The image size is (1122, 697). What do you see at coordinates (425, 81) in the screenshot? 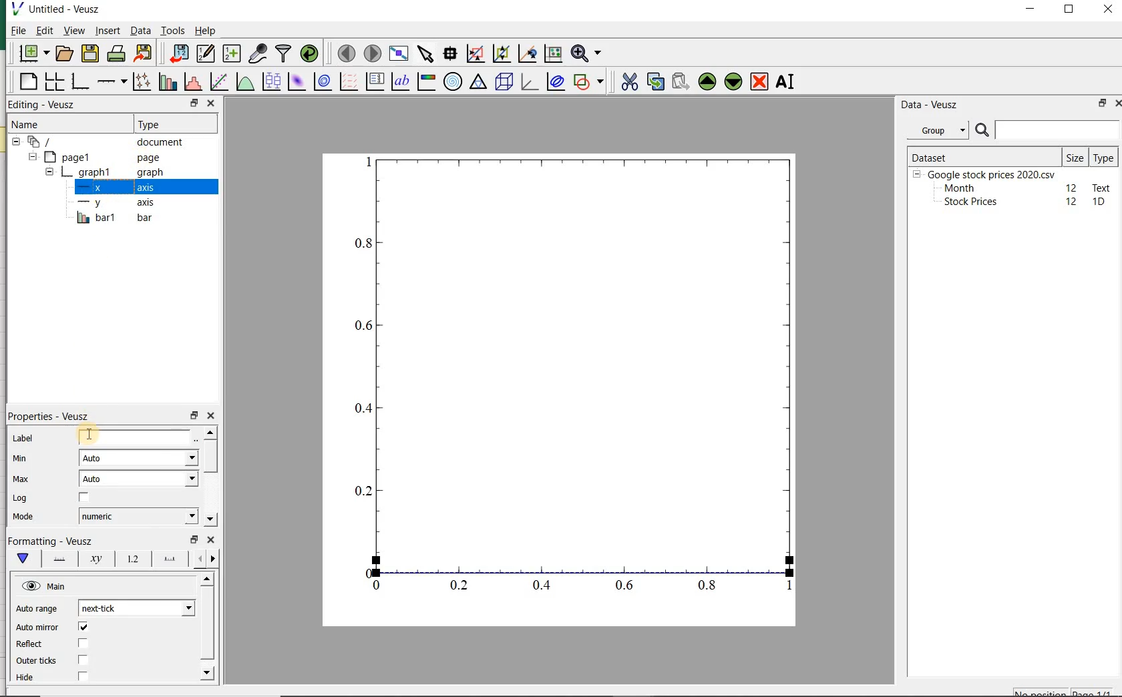
I see `image color bar` at bounding box center [425, 81].